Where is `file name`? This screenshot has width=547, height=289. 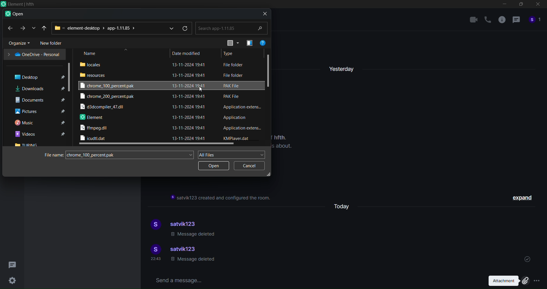 file name is located at coordinates (52, 155).